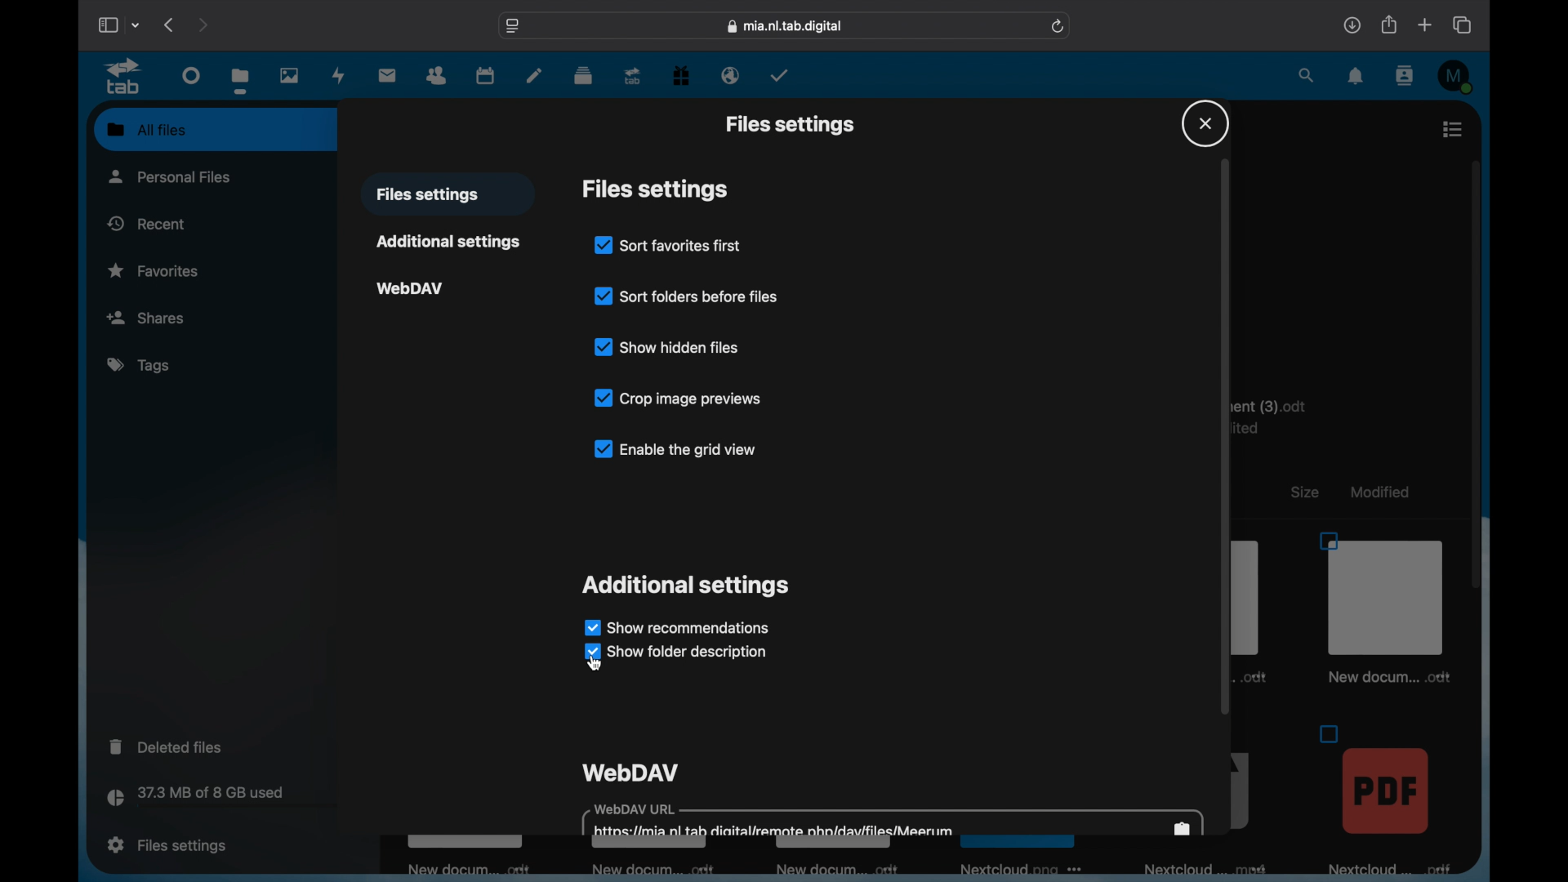  I want to click on scroll box, so click(1225, 435).